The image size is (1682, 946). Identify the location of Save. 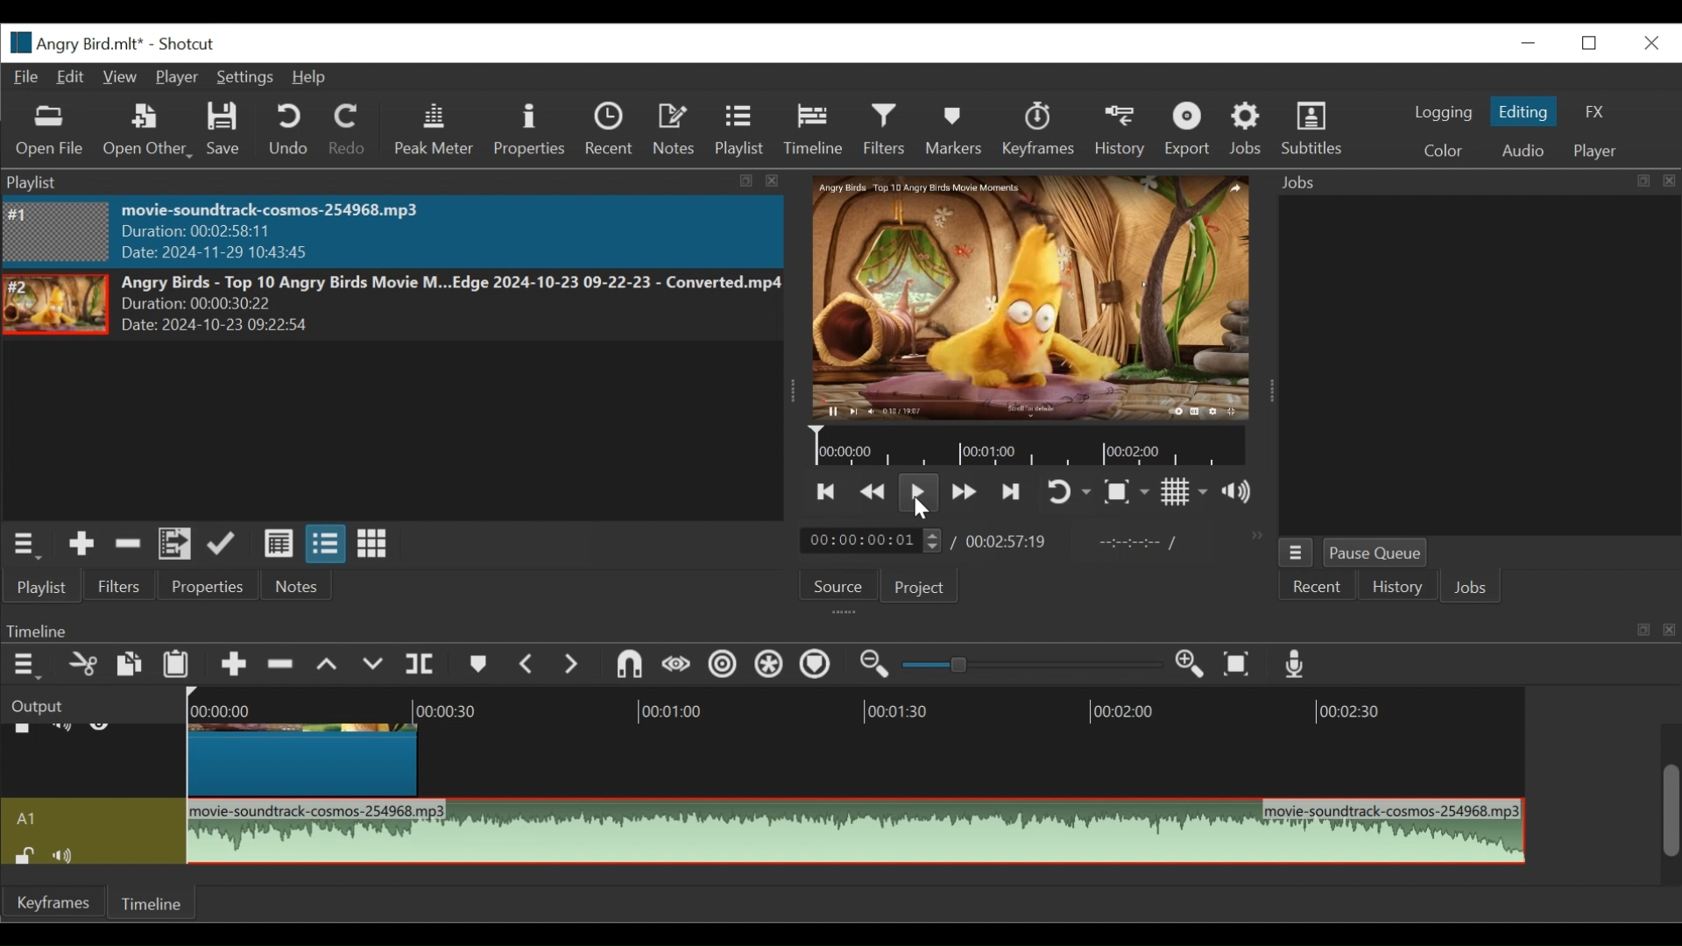
(227, 131).